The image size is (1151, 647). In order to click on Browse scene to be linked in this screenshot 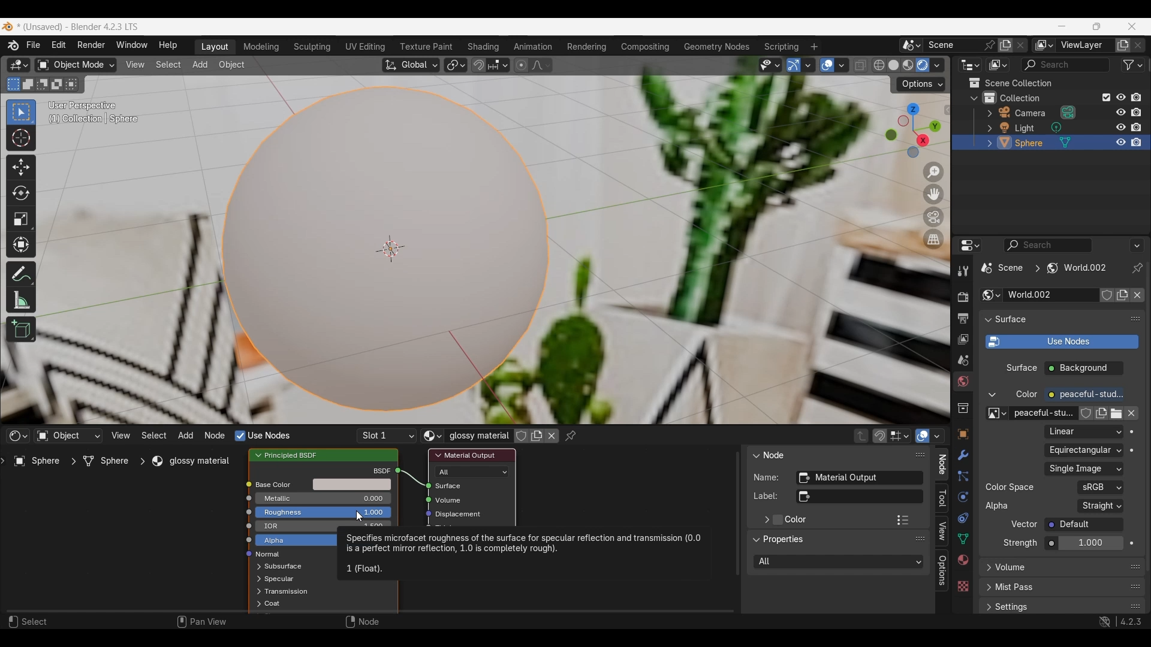, I will do `click(911, 46)`.